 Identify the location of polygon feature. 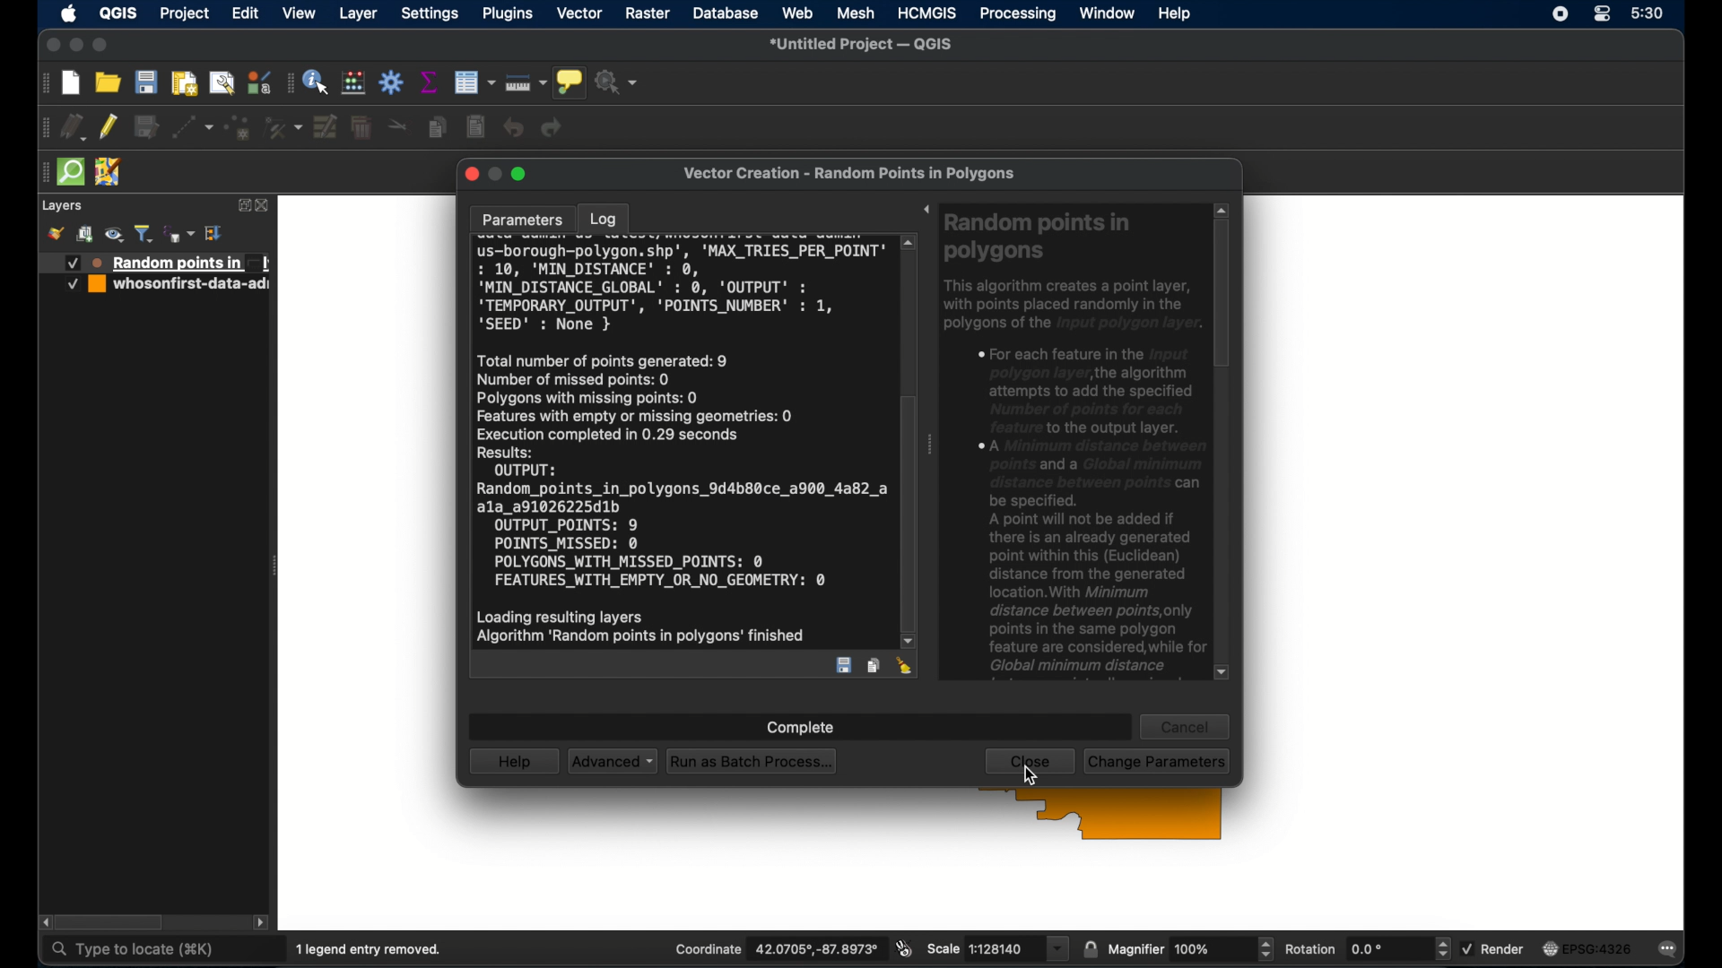
(237, 126).